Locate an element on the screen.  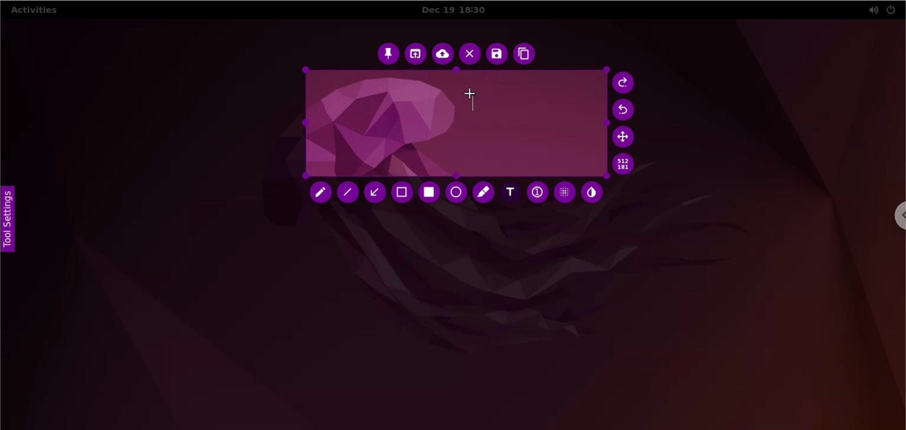
pin is located at coordinates (389, 55).